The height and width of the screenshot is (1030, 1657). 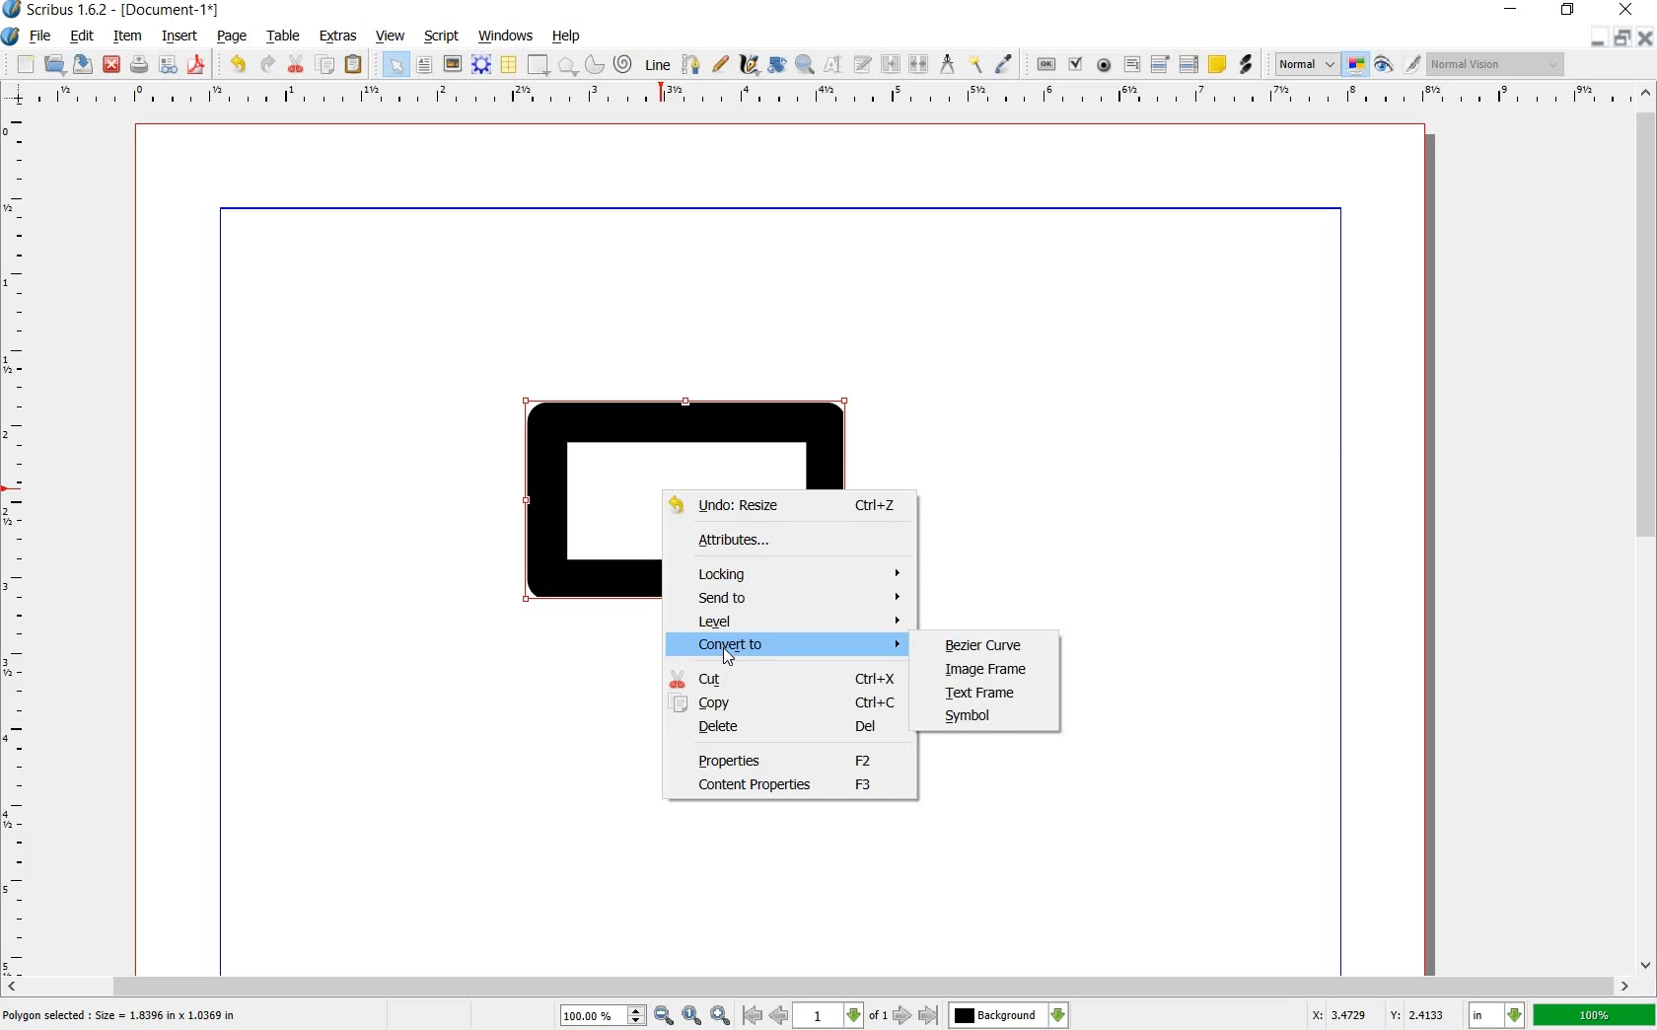 What do you see at coordinates (81, 37) in the screenshot?
I see `edit` at bounding box center [81, 37].